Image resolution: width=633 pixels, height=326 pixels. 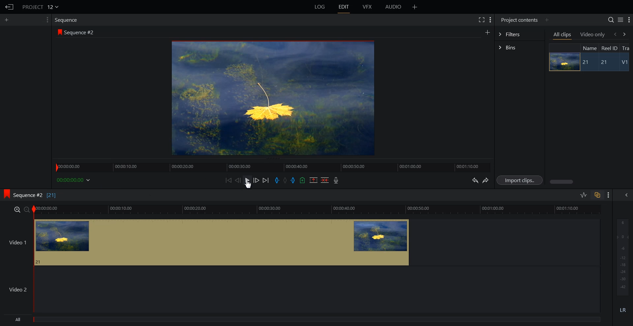 I want to click on Project contents, so click(x=519, y=19).